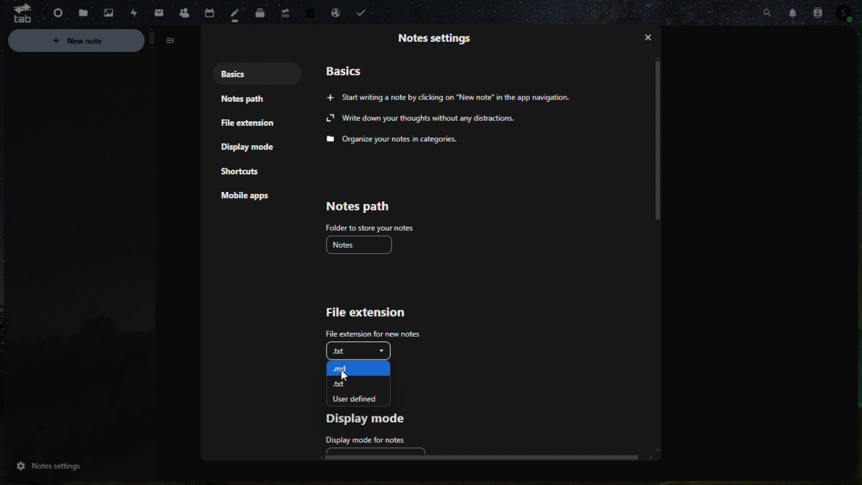 Image resolution: width=862 pixels, height=485 pixels. What do you see at coordinates (451, 96) in the screenshot?
I see `‘Start writing a note by clicking on “New note” in the app navigation.` at bounding box center [451, 96].